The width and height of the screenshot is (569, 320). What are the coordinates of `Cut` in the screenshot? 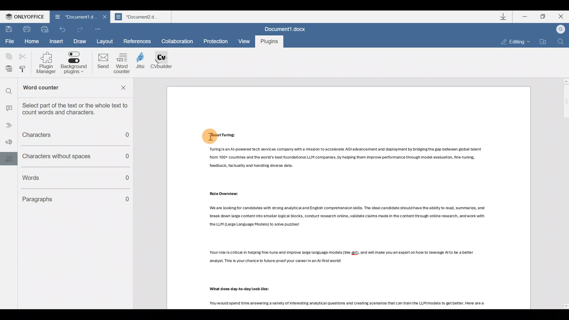 It's located at (22, 57).